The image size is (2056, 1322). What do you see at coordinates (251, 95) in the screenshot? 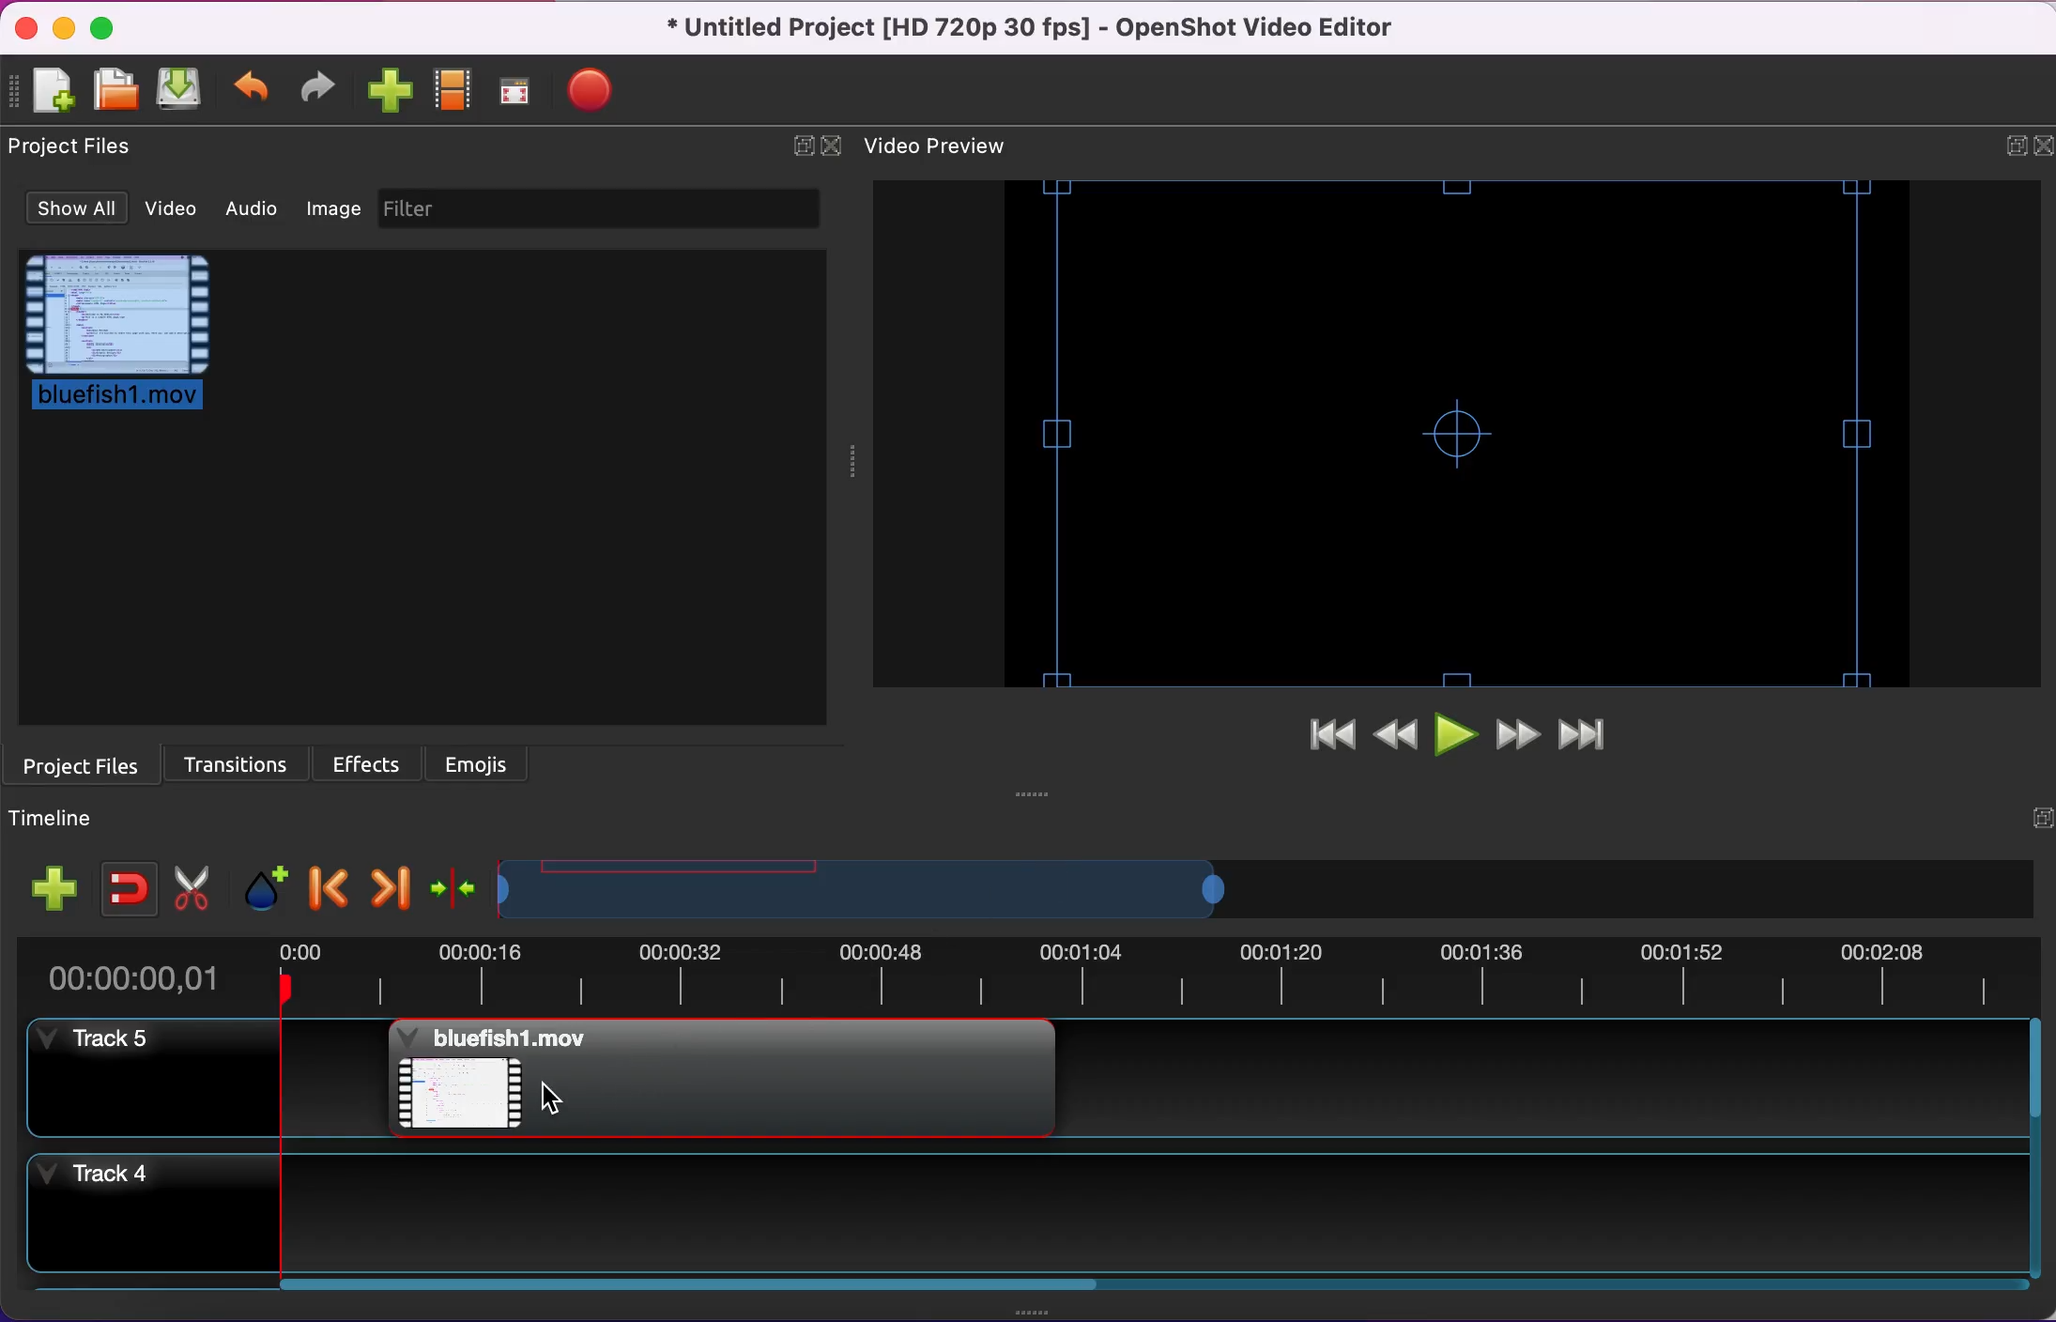
I see `undo` at bounding box center [251, 95].